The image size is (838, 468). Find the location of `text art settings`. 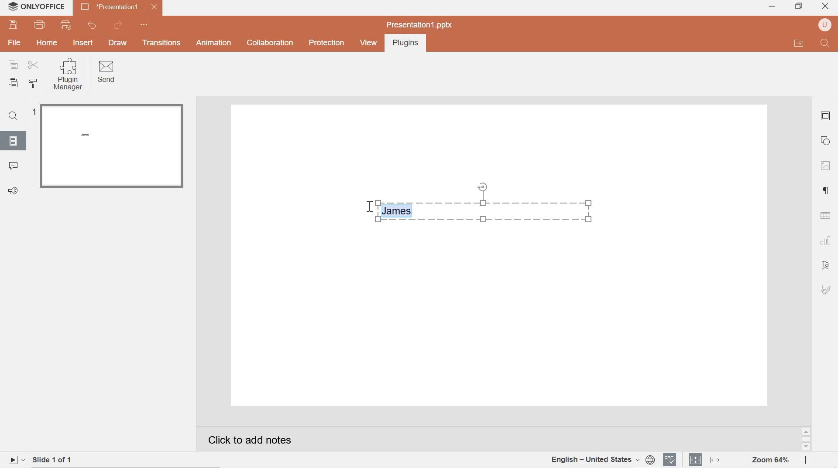

text art settings is located at coordinates (828, 266).